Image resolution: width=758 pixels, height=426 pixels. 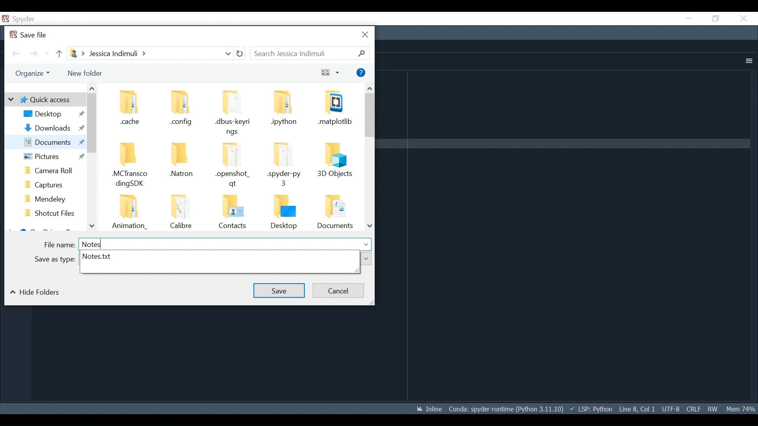 What do you see at coordinates (694, 409) in the screenshot?
I see `File EQL Status` at bounding box center [694, 409].